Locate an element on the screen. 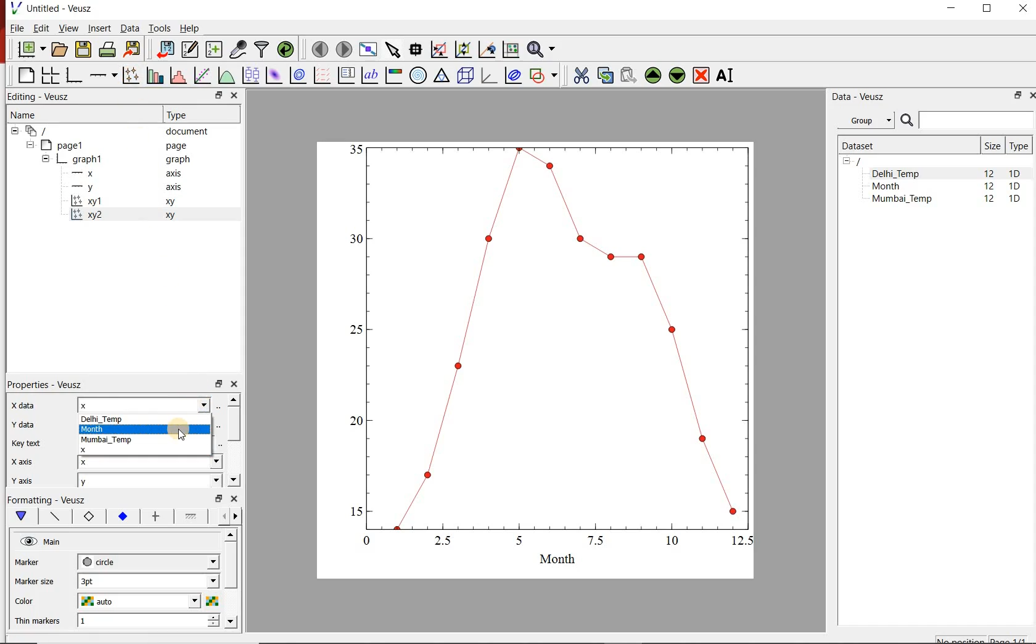  plot key is located at coordinates (345, 76).